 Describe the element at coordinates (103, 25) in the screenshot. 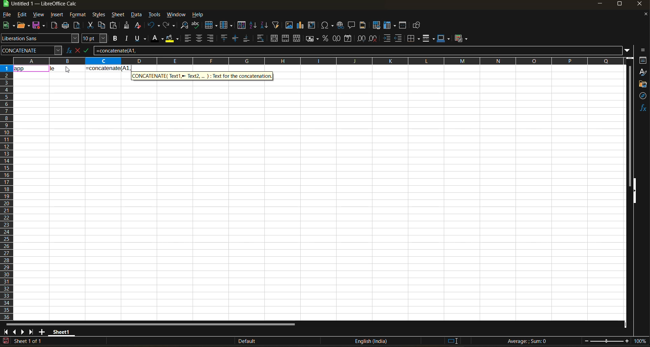

I see `copy` at that location.